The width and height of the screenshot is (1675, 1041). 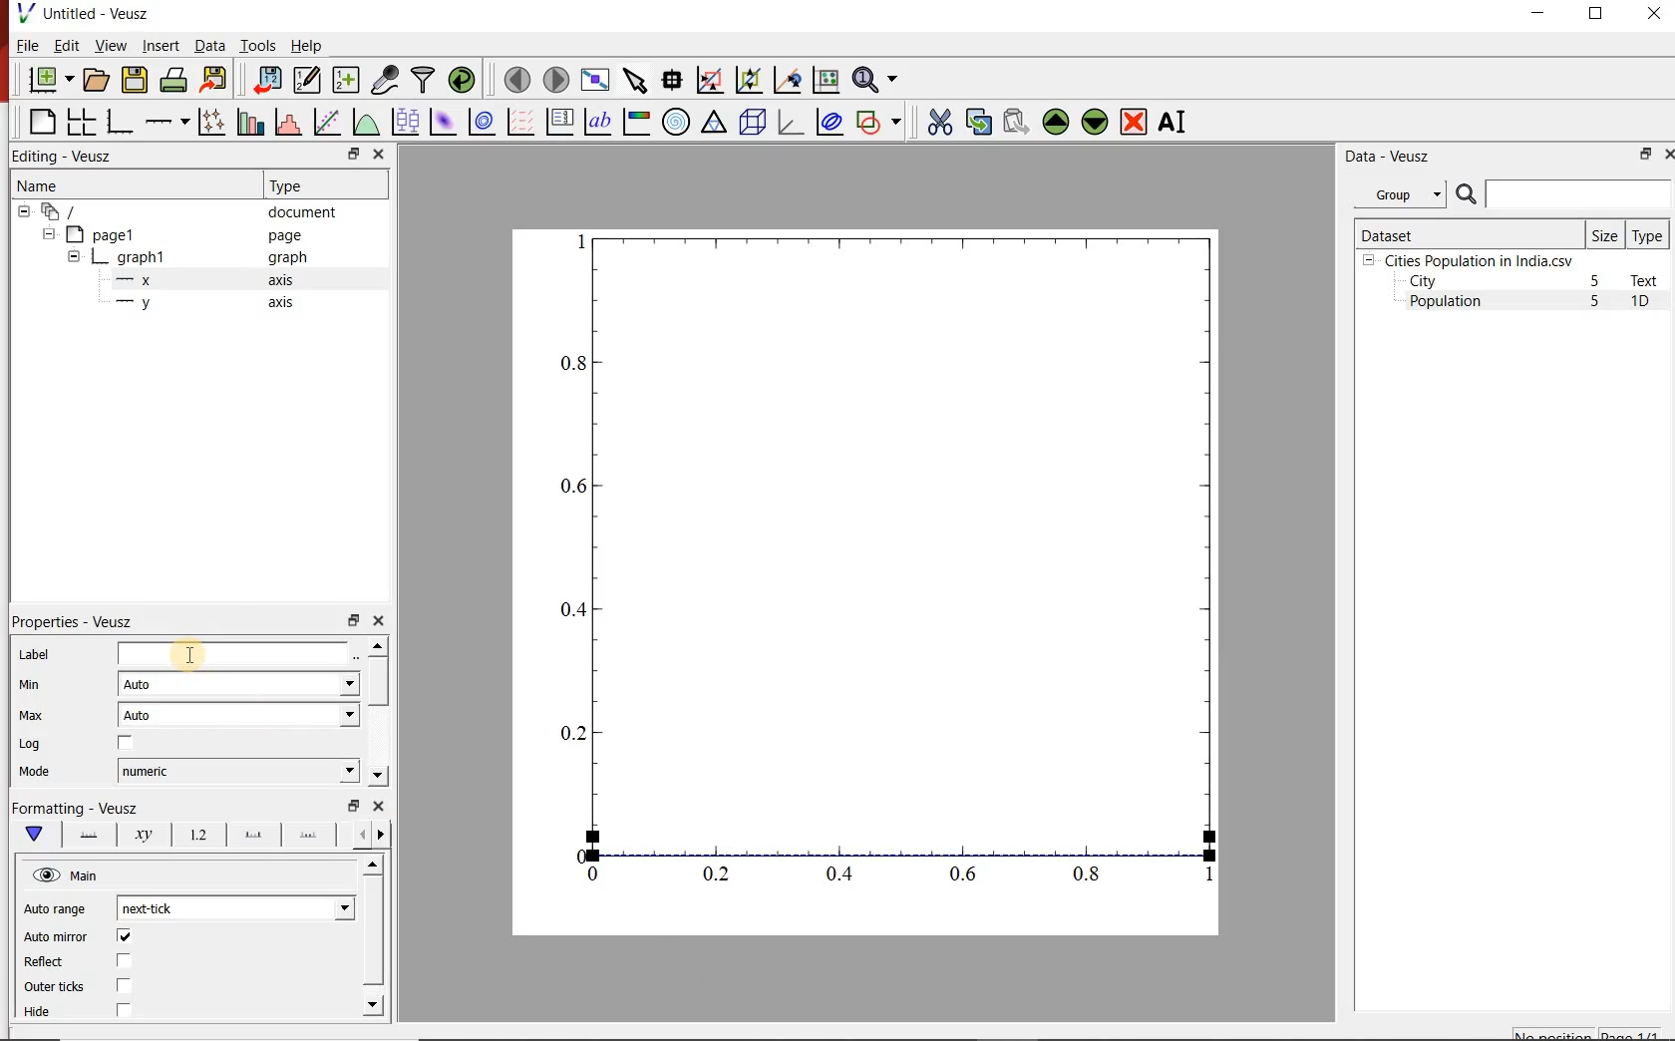 What do you see at coordinates (32, 745) in the screenshot?
I see `Log` at bounding box center [32, 745].